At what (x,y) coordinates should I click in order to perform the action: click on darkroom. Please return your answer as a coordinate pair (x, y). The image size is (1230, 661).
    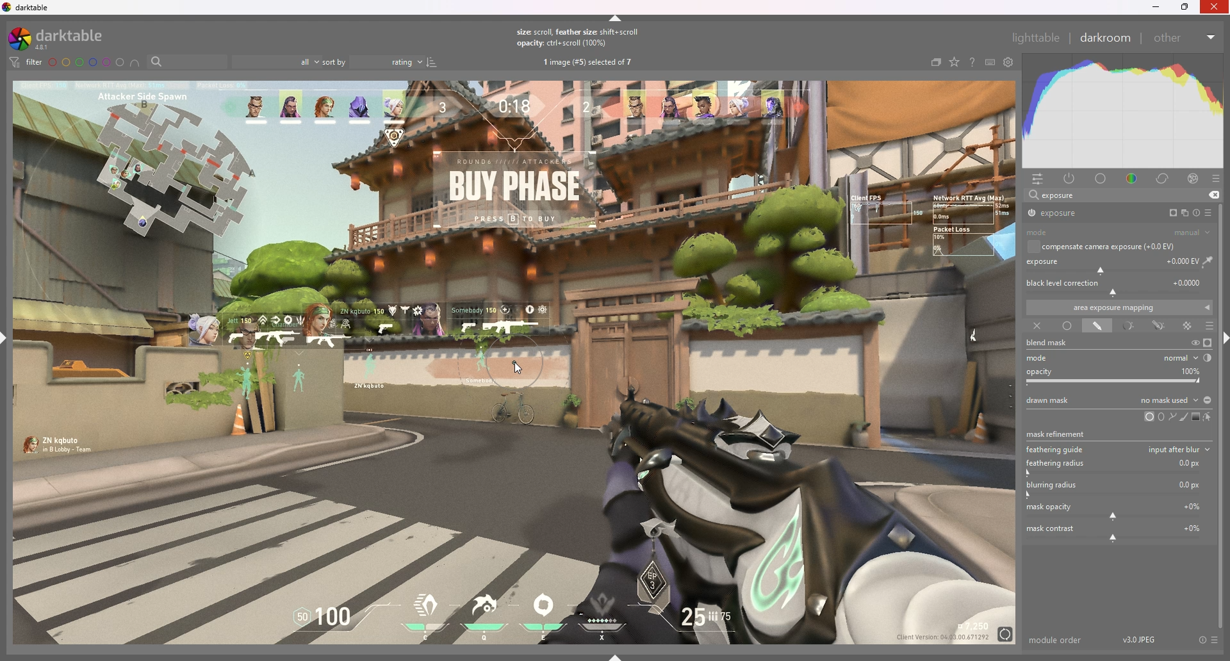
    Looking at the image, I should click on (1104, 37).